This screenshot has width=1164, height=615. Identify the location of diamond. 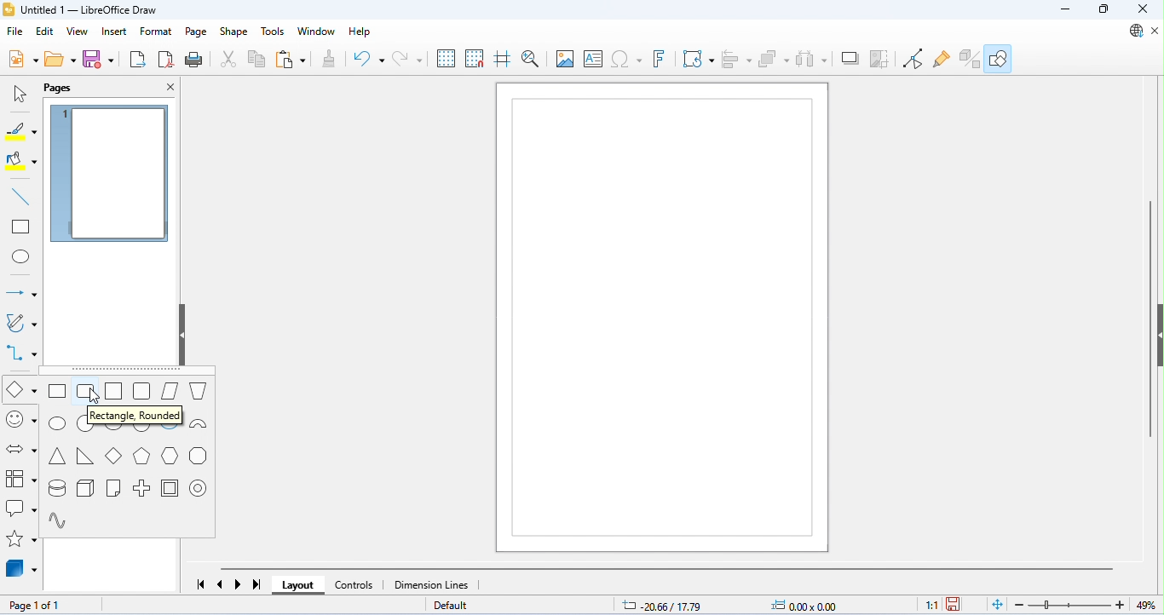
(114, 455).